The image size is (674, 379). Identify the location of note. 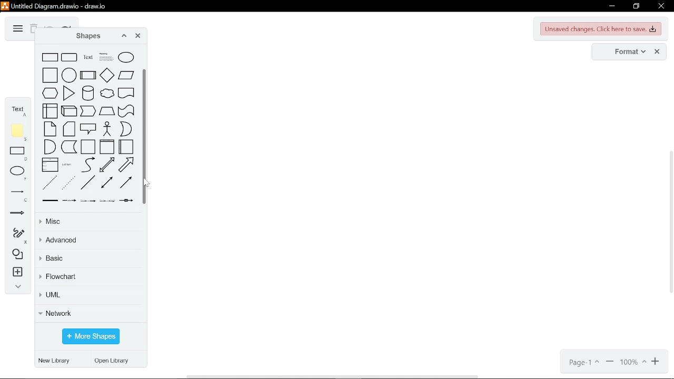
(19, 132).